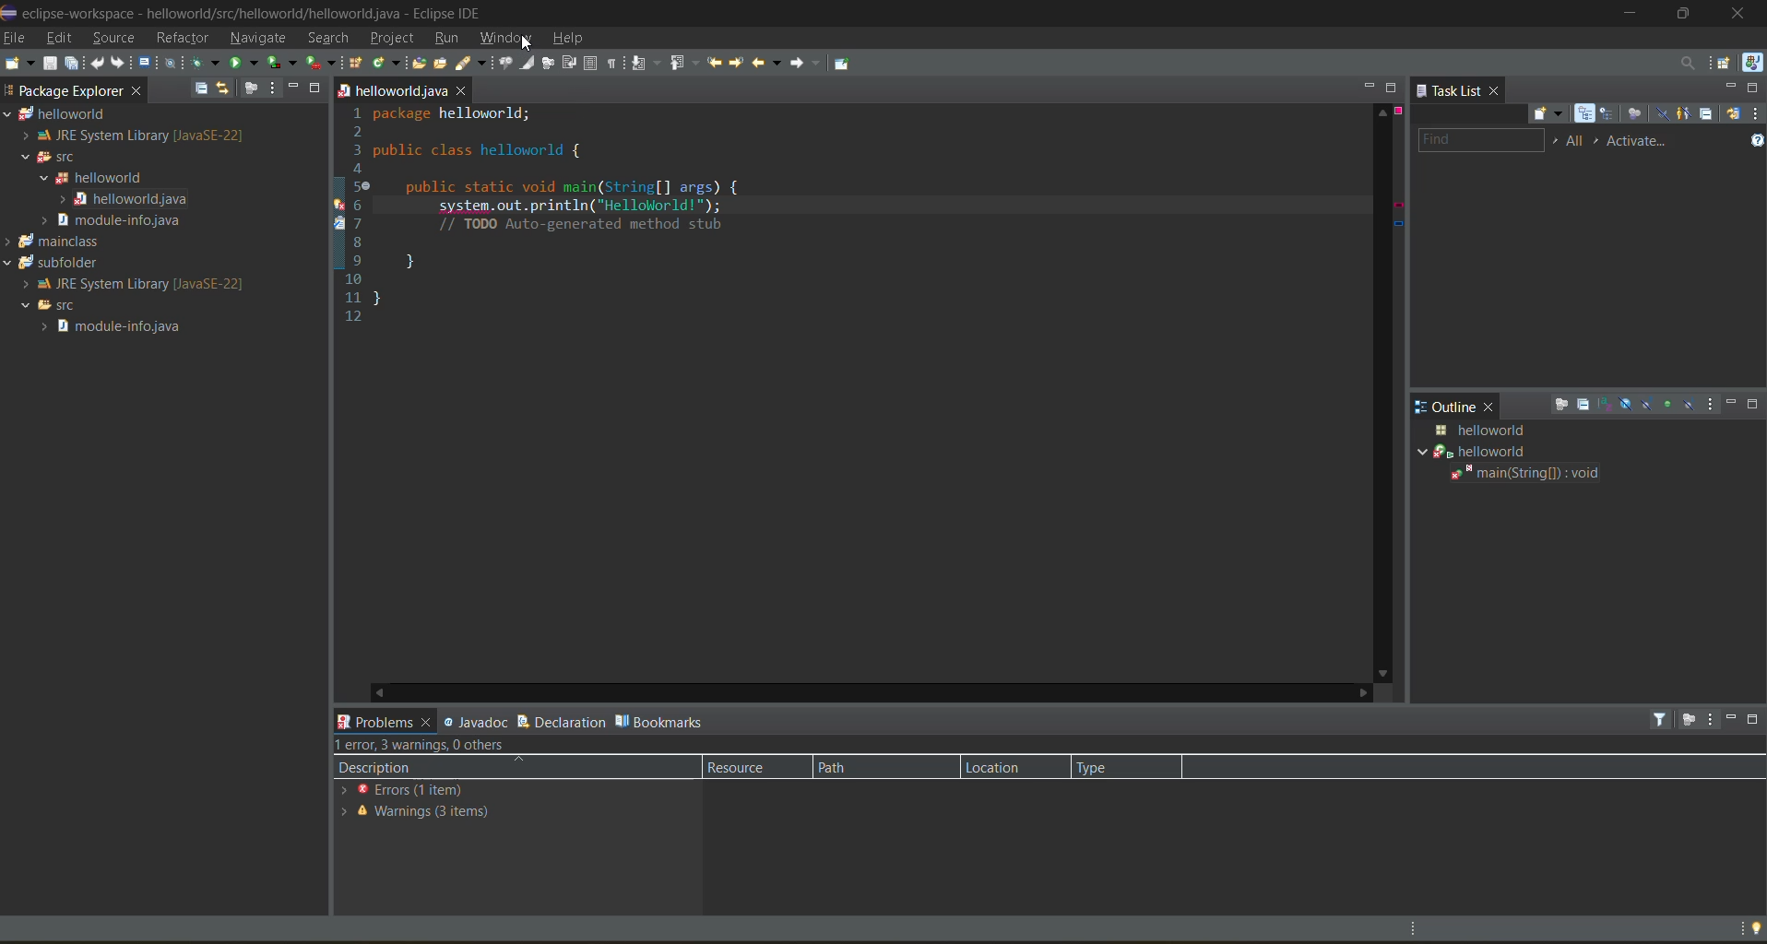 This screenshot has height=944, width=1767. Describe the element at coordinates (1723, 65) in the screenshot. I see `open perspective` at that location.